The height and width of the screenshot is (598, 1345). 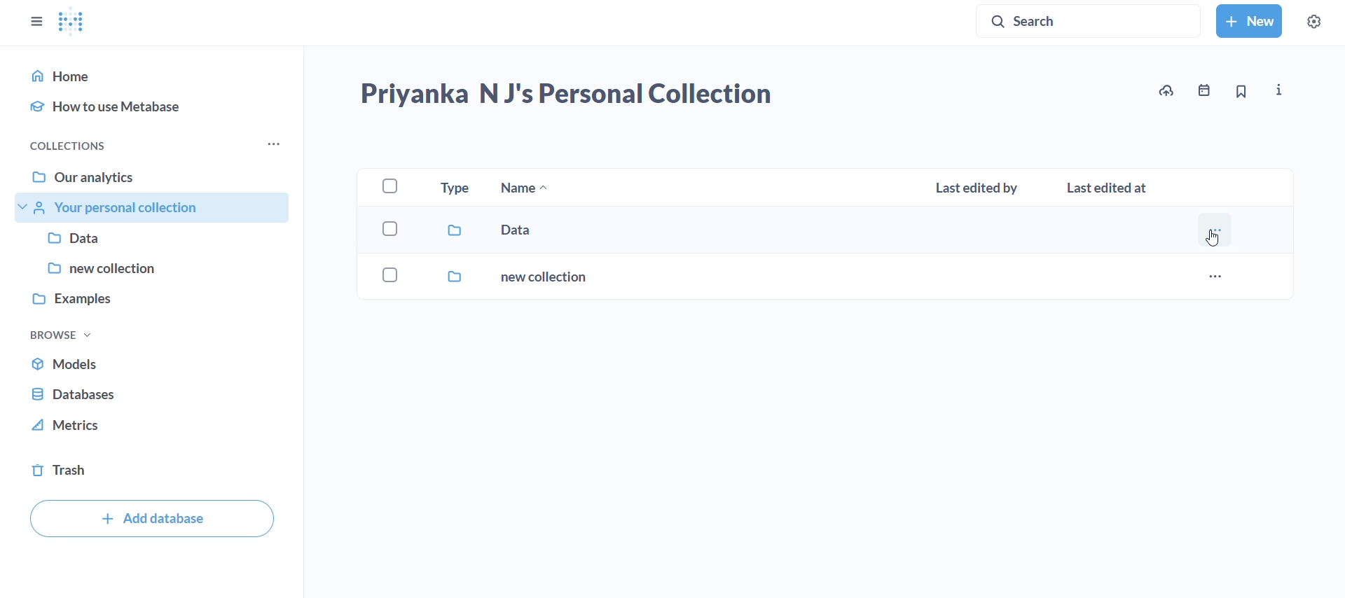 I want to click on our analytics, so click(x=157, y=180).